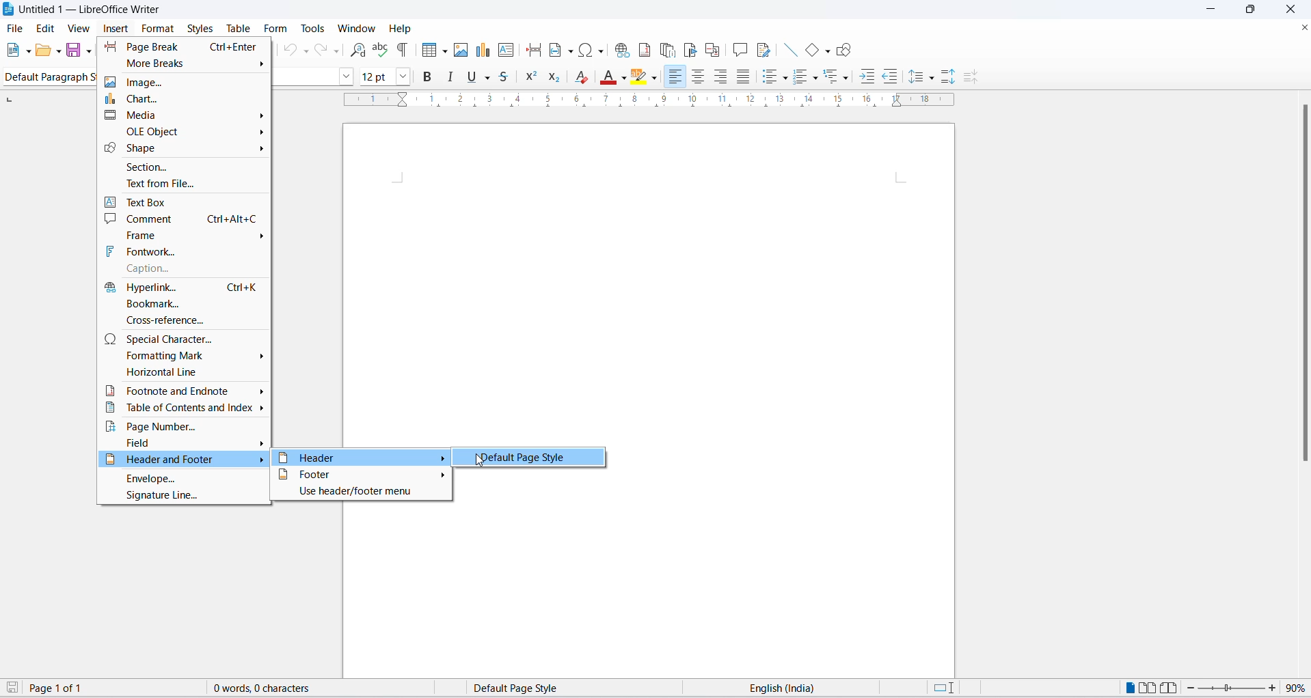 This screenshot has height=698, width=1311. What do you see at coordinates (584, 76) in the screenshot?
I see `clear direct formatting` at bounding box center [584, 76].